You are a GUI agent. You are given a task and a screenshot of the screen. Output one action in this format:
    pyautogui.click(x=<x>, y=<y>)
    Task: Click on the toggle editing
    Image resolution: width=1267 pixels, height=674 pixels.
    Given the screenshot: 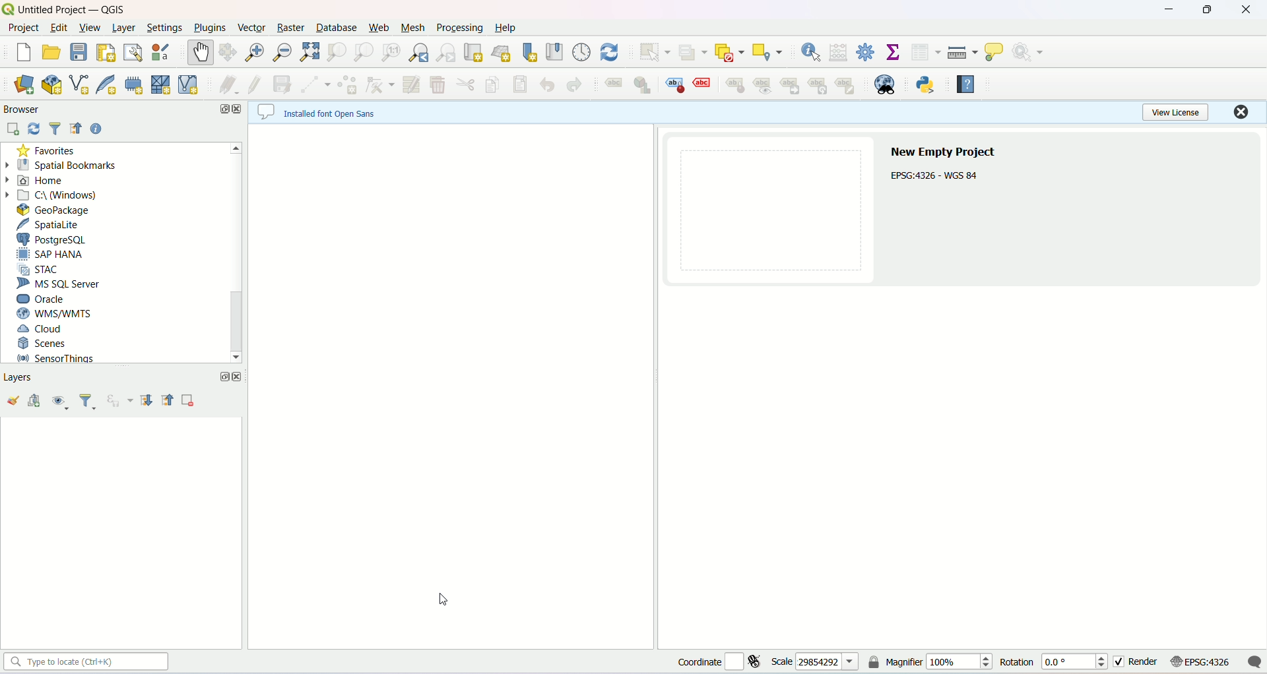 What is the action you would take?
    pyautogui.click(x=255, y=83)
    